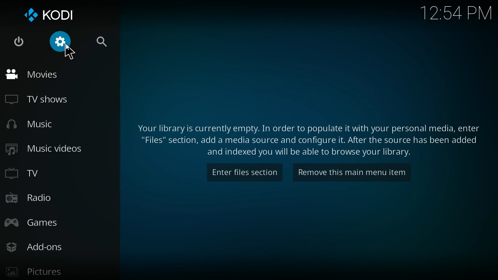  Describe the element at coordinates (20, 42) in the screenshot. I see `power logo` at that location.